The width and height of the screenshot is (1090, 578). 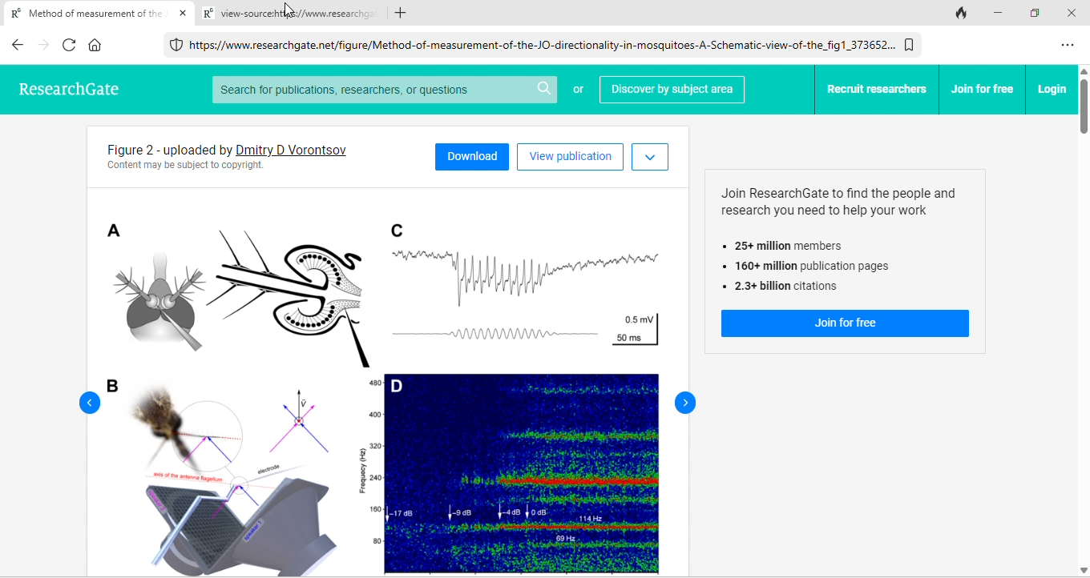 I want to click on « 25+ million members, so click(x=792, y=246).